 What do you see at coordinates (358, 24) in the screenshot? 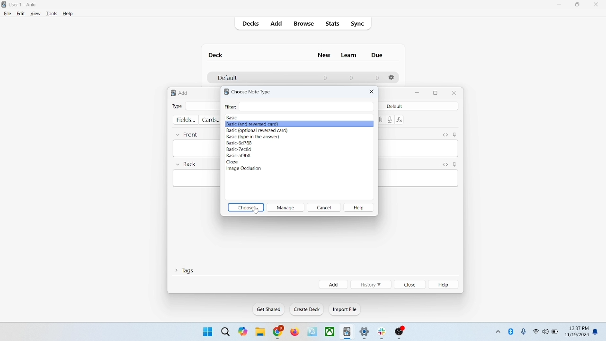
I see `sync` at bounding box center [358, 24].